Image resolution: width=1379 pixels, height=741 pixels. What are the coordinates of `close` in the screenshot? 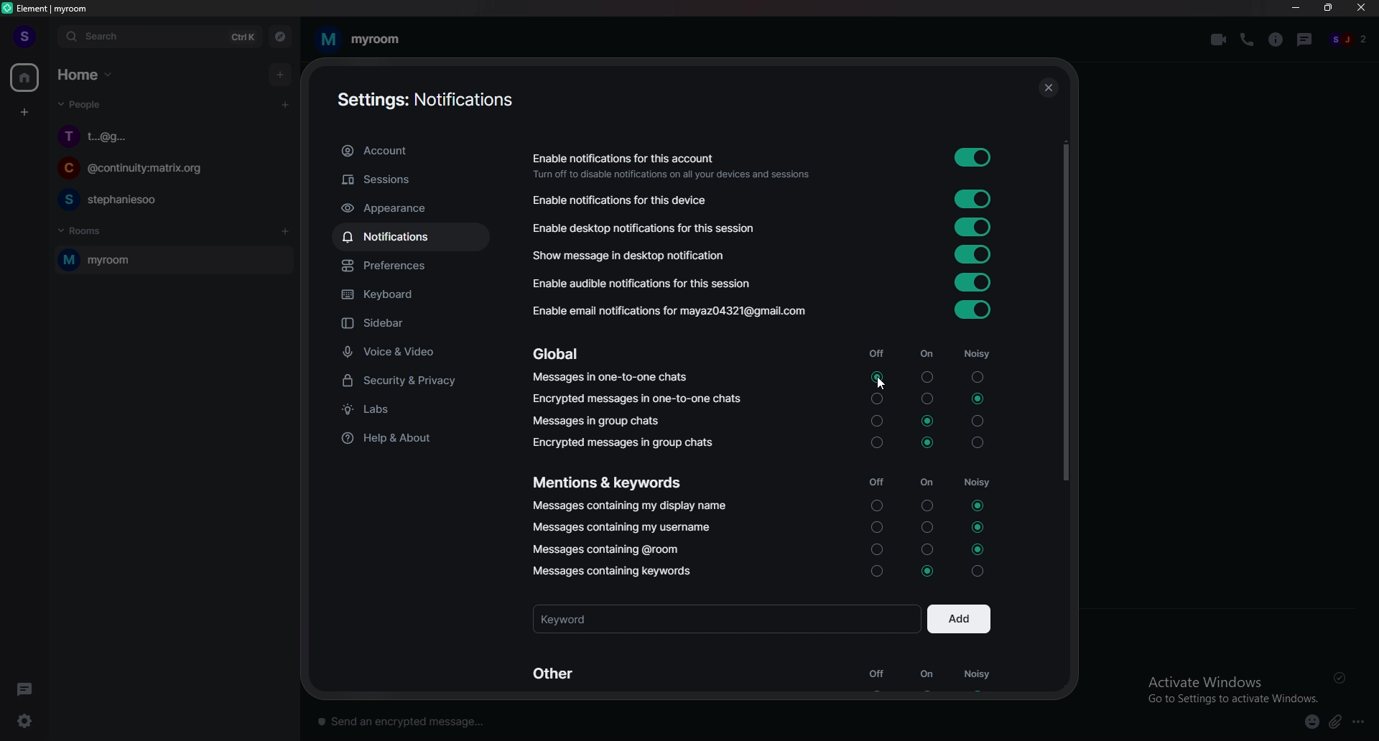 It's located at (1044, 84).